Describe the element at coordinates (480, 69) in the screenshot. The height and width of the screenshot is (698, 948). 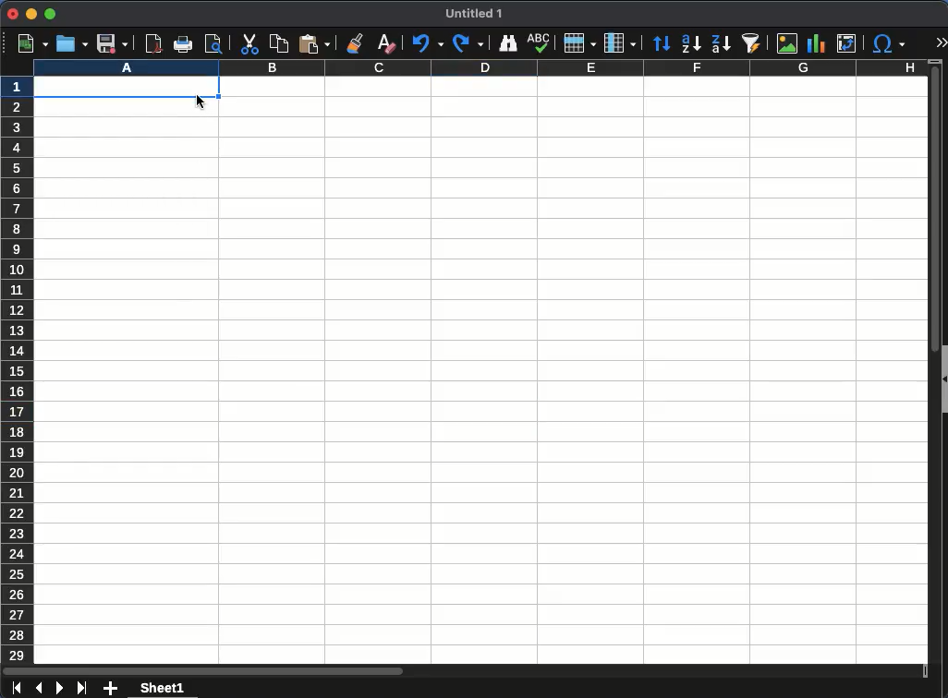
I see `column` at that location.